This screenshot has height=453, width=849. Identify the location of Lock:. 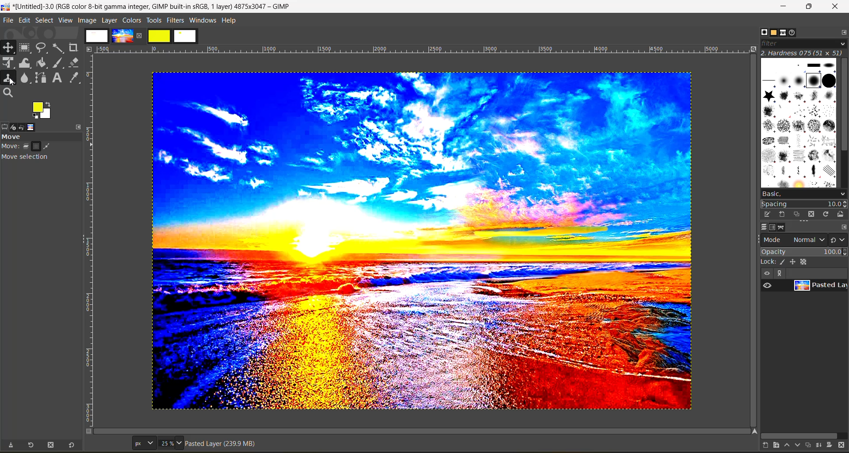
(769, 262).